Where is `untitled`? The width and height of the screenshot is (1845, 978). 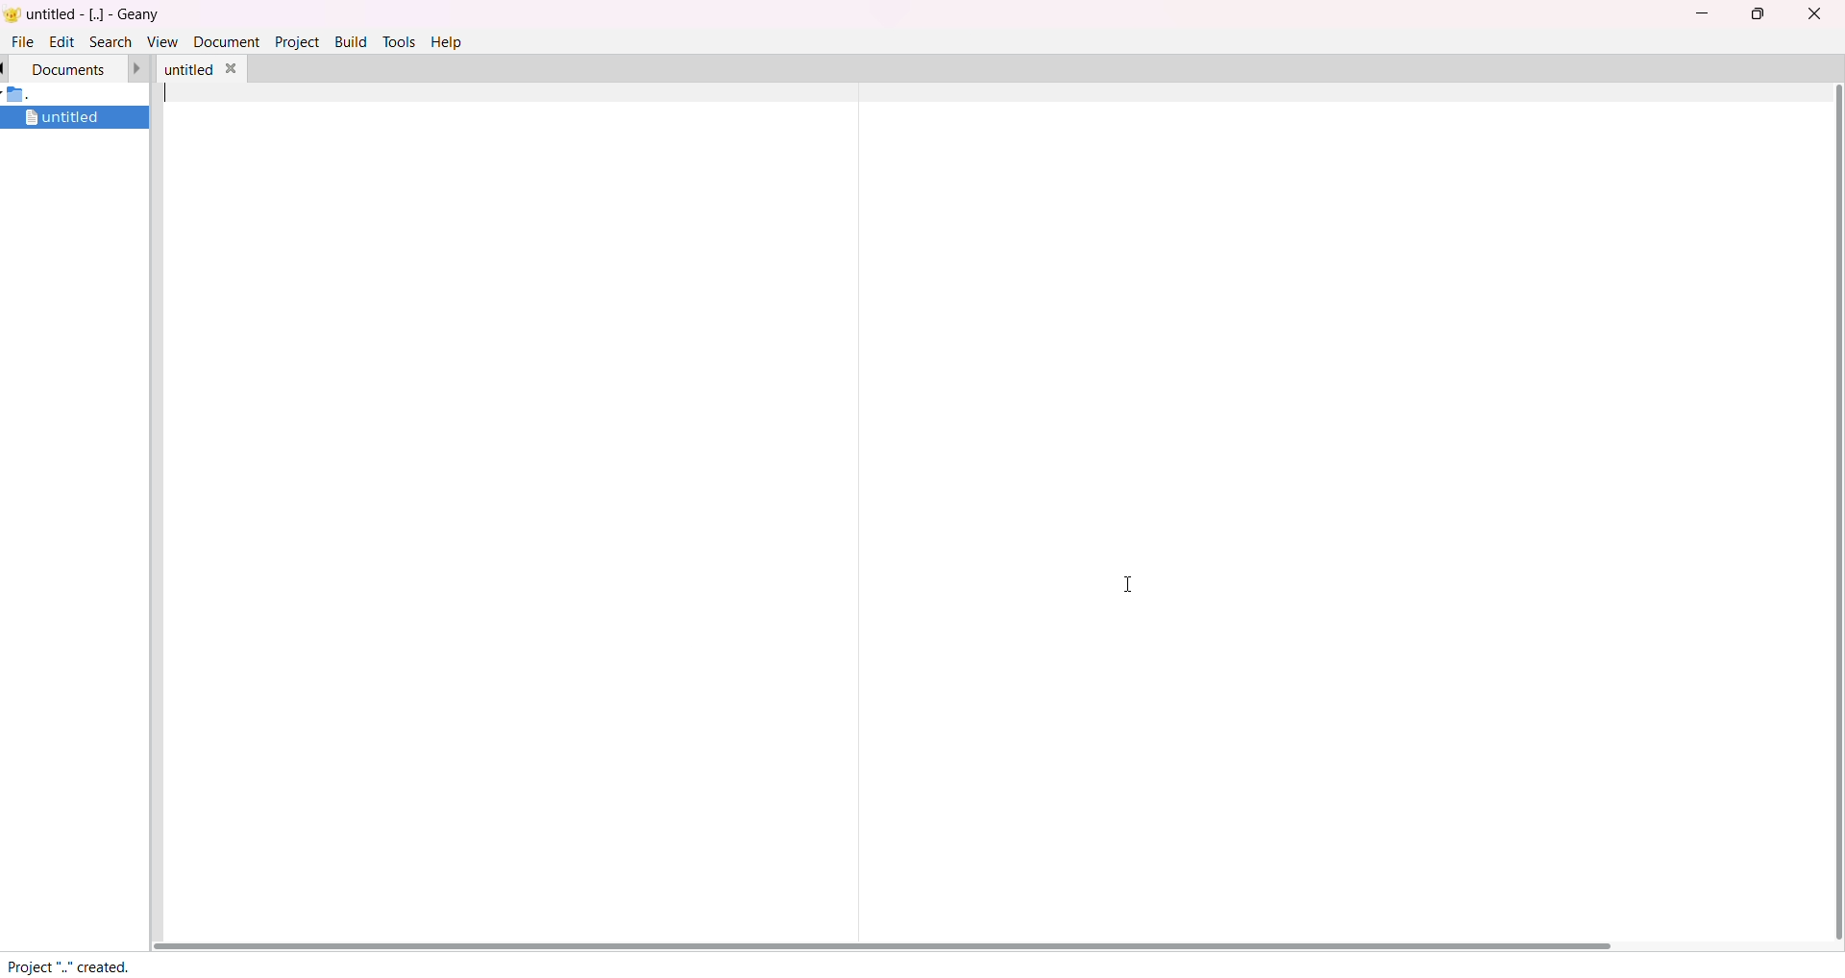
untitled is located at coordinates (77, 122).